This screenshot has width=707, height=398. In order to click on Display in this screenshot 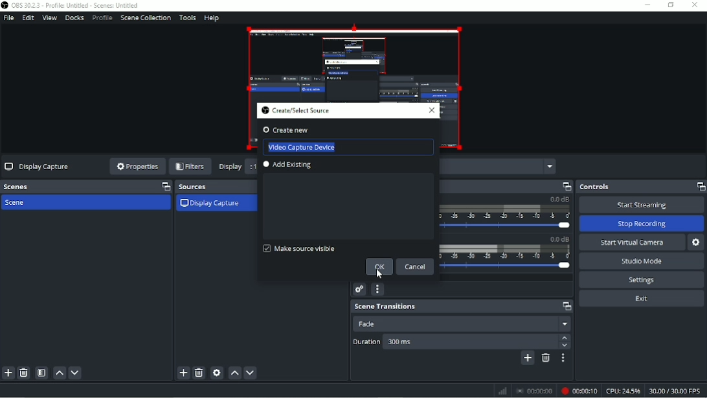, I will do `click(230, 167)`.